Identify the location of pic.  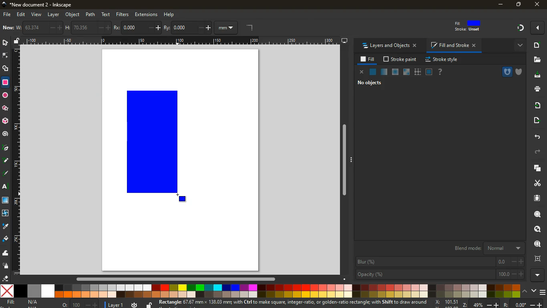
(6, 147).